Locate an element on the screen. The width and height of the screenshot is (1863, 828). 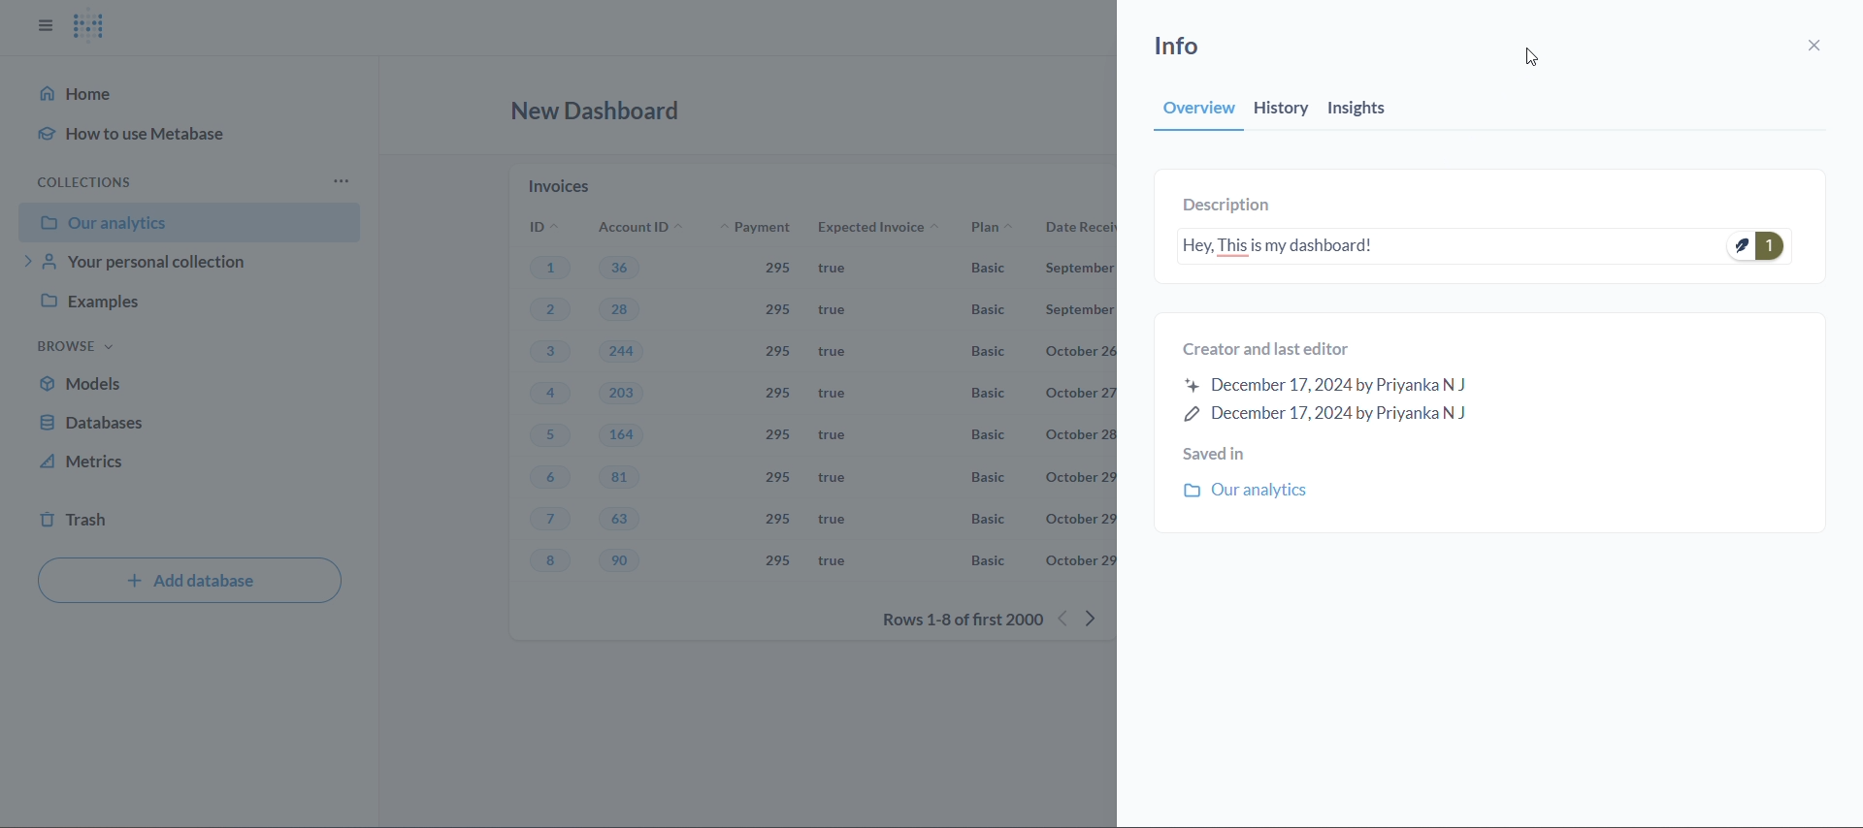
close is located at coordinates (1819, 43).